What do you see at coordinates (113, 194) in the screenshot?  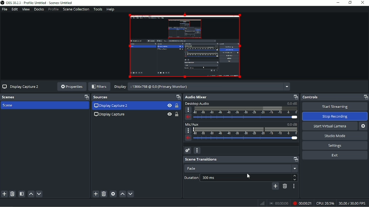 I see `Open source properties` at bounding box center [113, 194].